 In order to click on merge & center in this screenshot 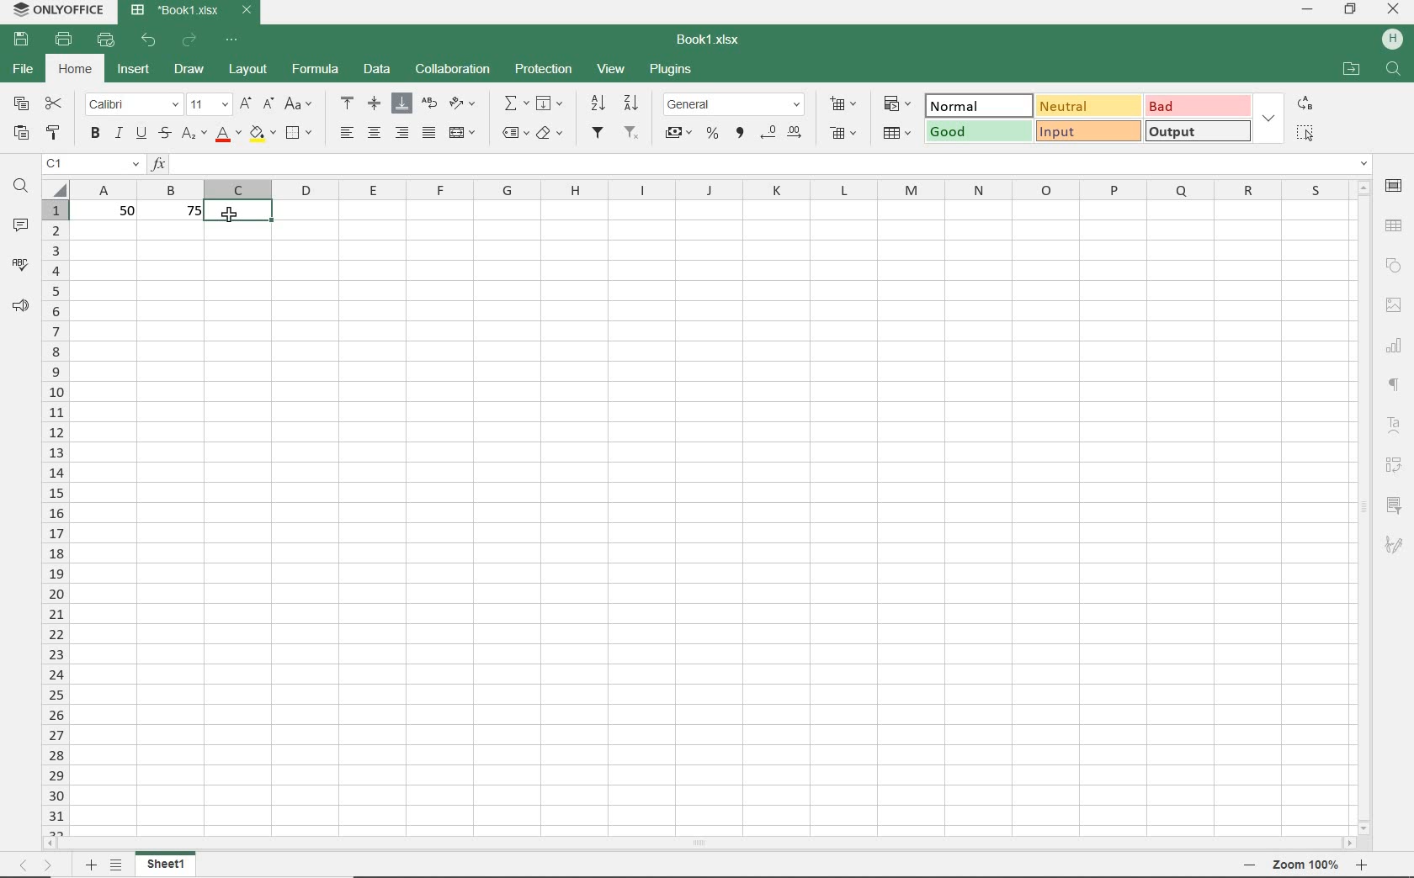, I will do `click(462, 132)`.